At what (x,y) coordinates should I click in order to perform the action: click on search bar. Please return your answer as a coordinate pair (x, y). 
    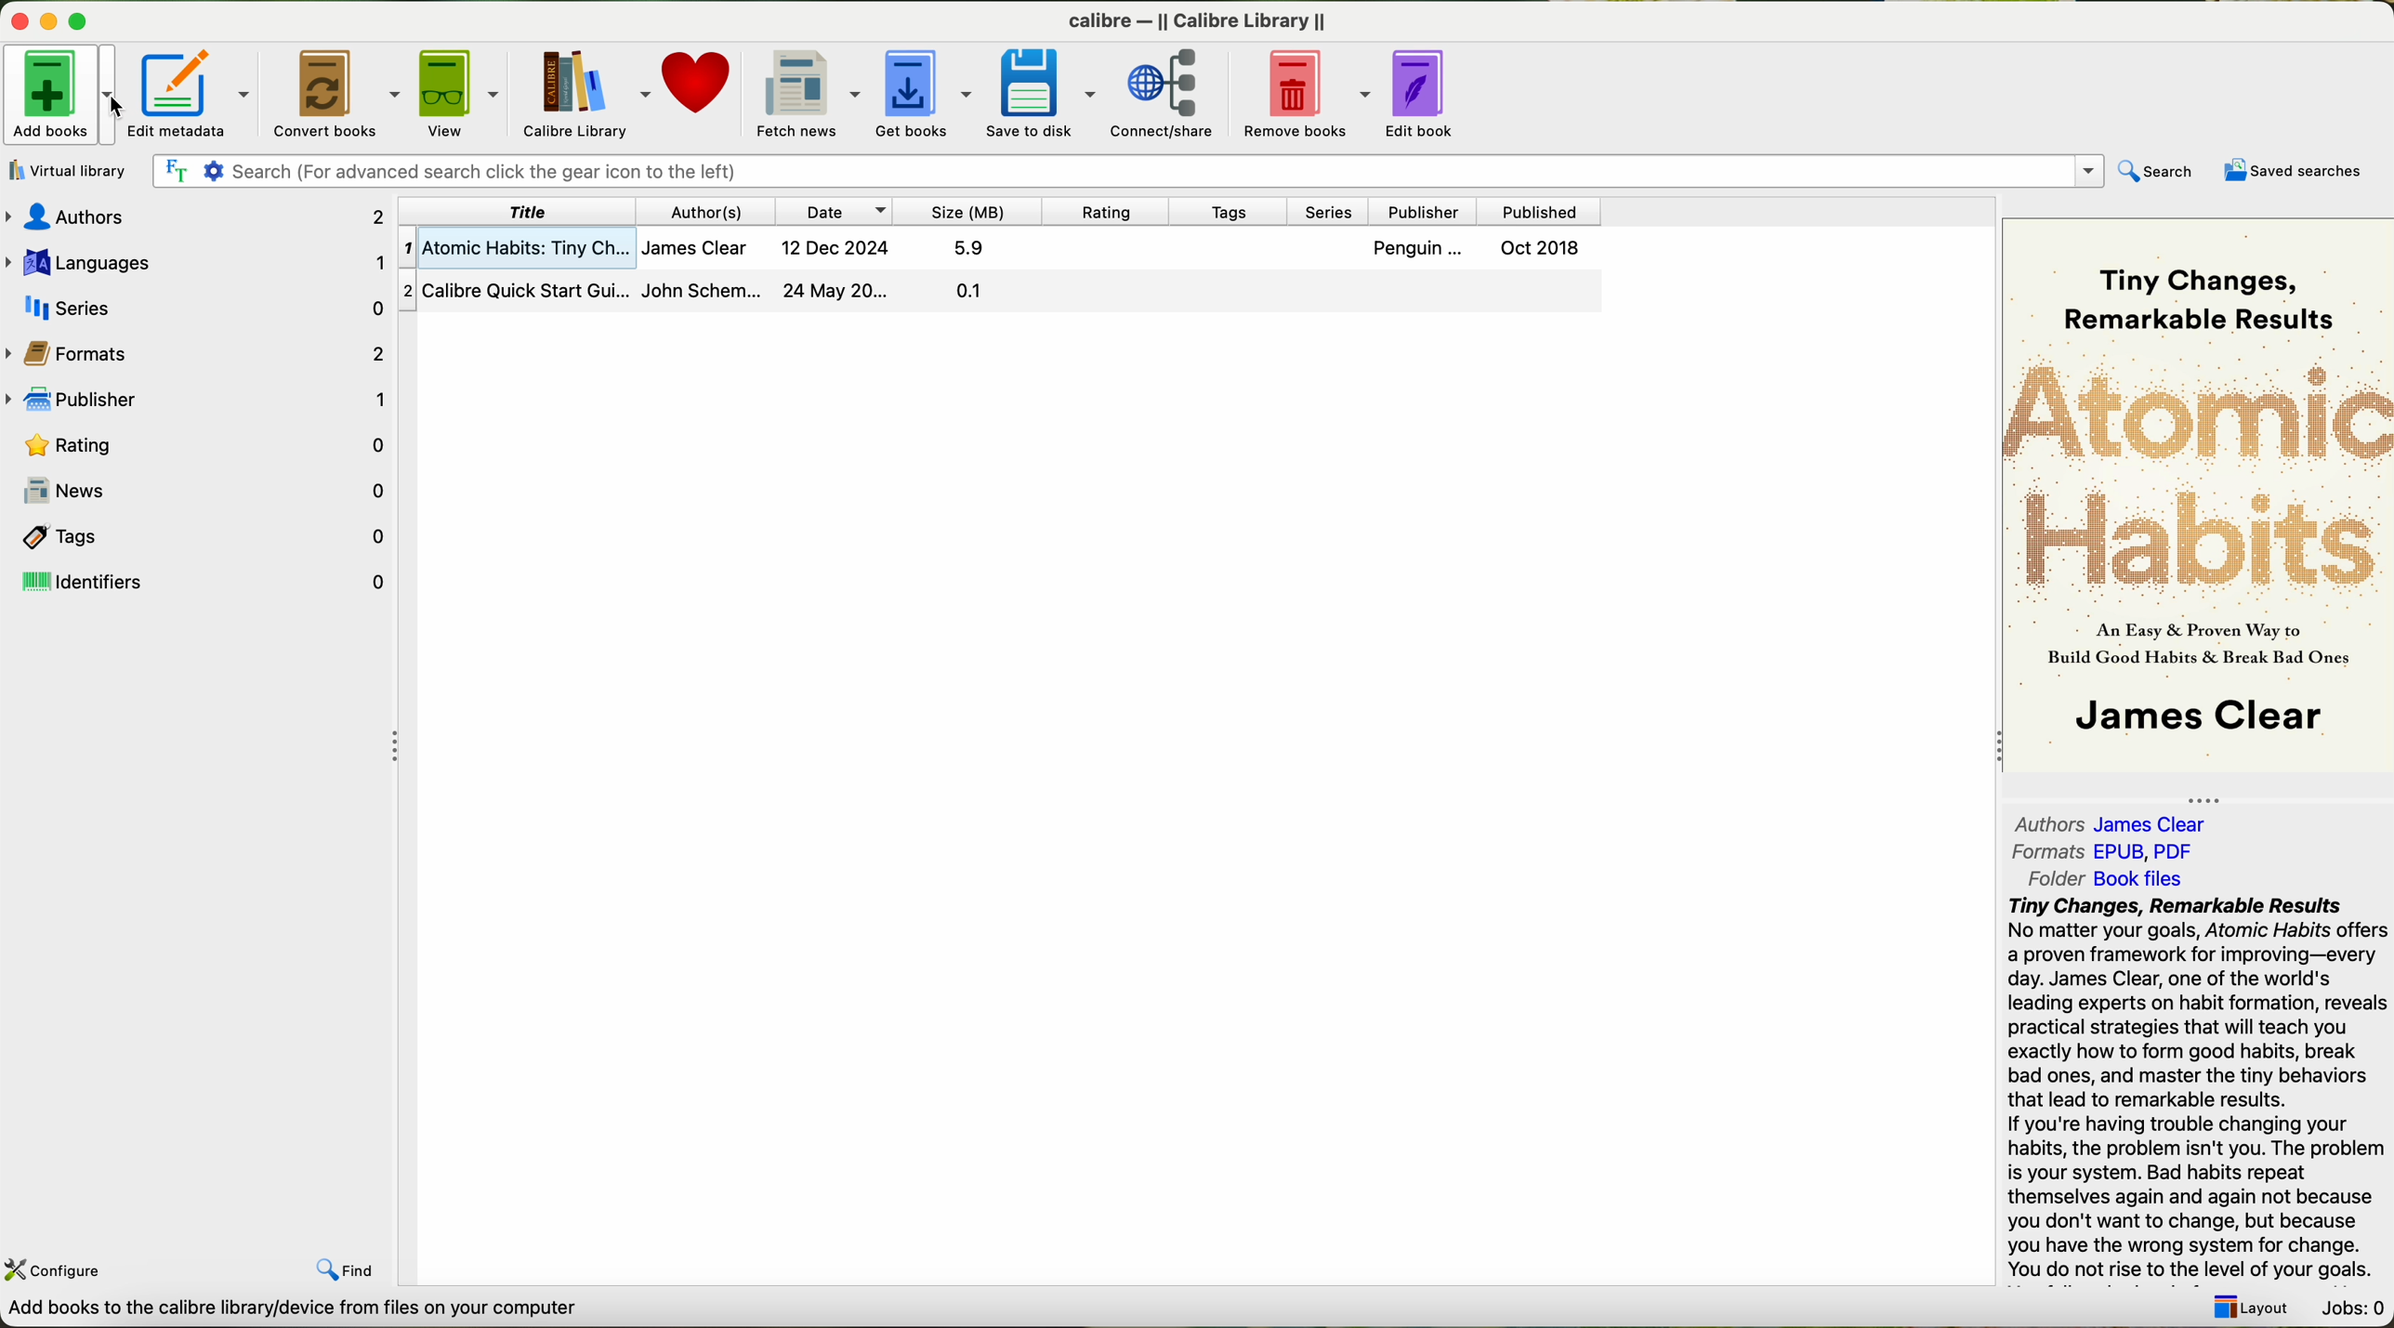
    Looking at the image, I should click on (1133, 174).